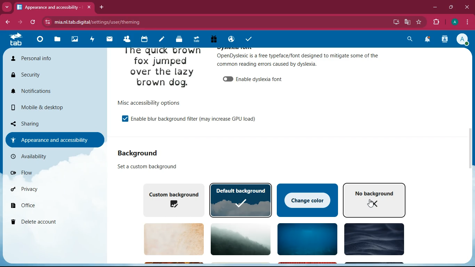  What do you see at coordinates (56, 40) in the screenshot?
I see `files` at bounding box center [56, 40].